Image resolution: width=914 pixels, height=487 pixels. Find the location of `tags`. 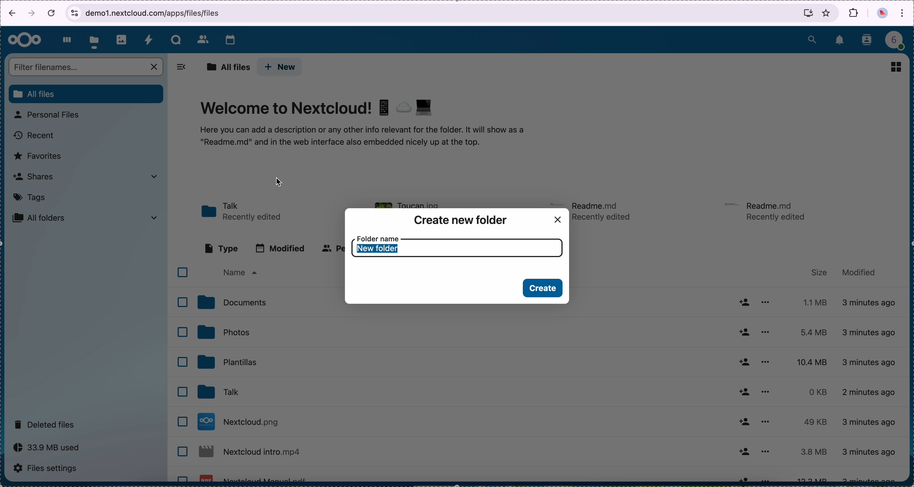

tags is located at coordinates (30, 197).